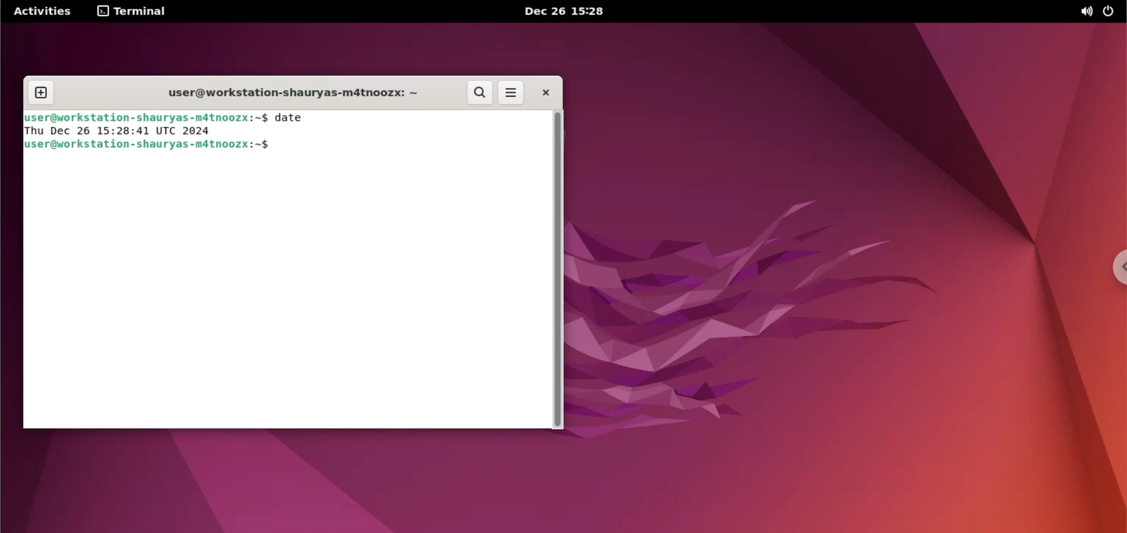 The width and height of the screenshot is (1127, 533). Describe the element at coordinates (146, 116) in the screenshot. I see `user@workstation -shauryas-m4tnoozx:~$` at that location.